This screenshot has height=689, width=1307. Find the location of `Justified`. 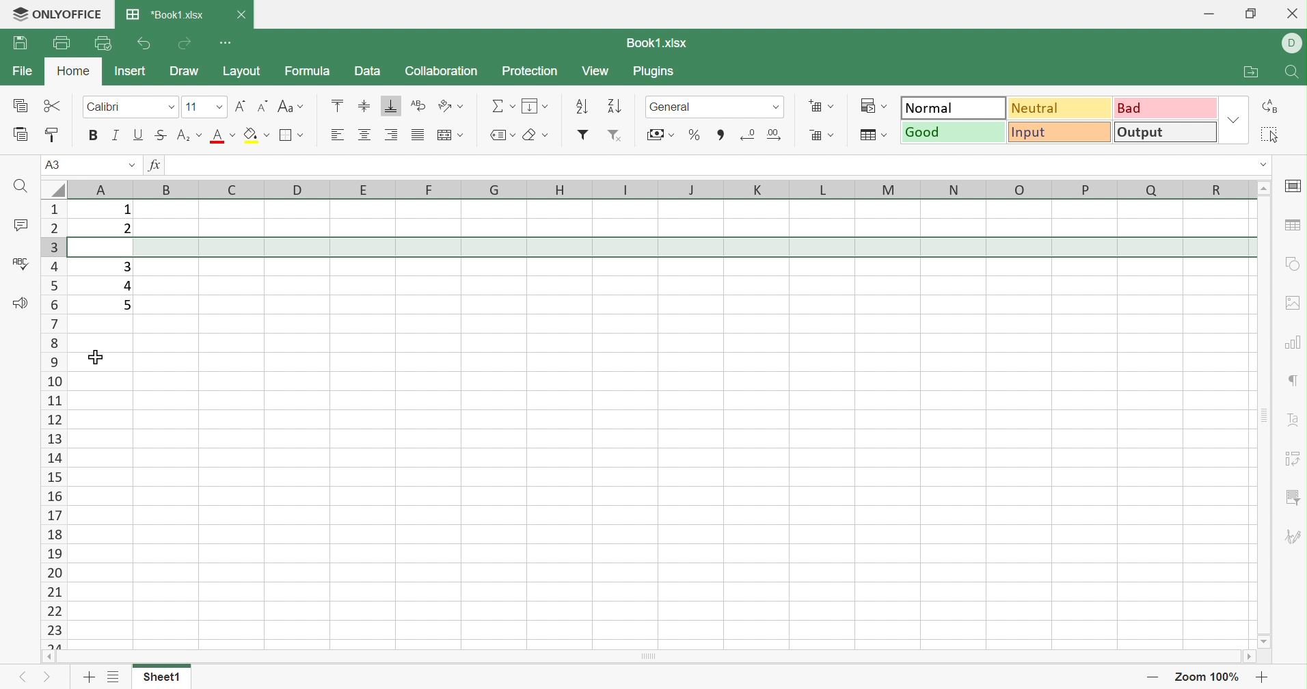

Justified is located at coordinates (418, 136).